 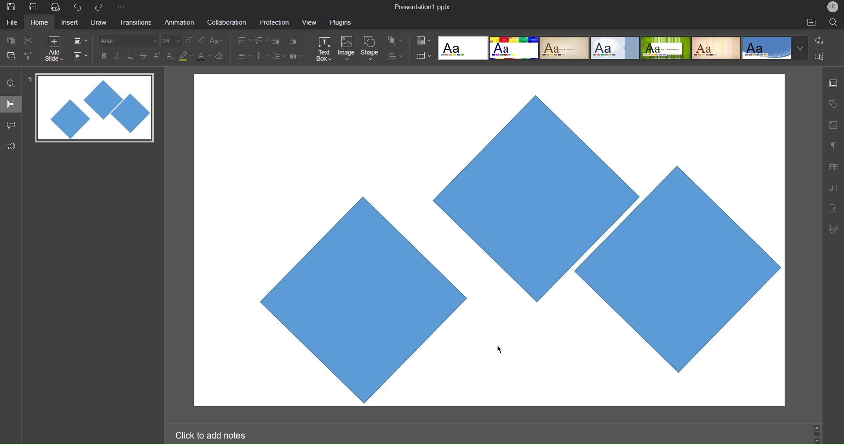 I want to click on View slides, so click(x=11, y=103).